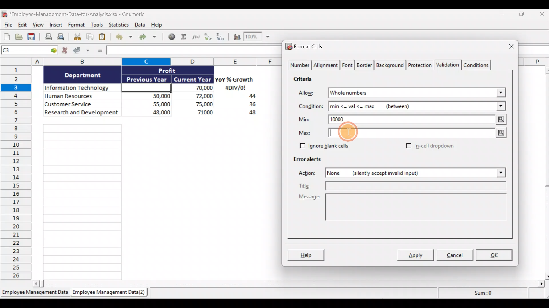 This screenshot has width=549, height=308. I want to click on Rows, so click(18, 174).